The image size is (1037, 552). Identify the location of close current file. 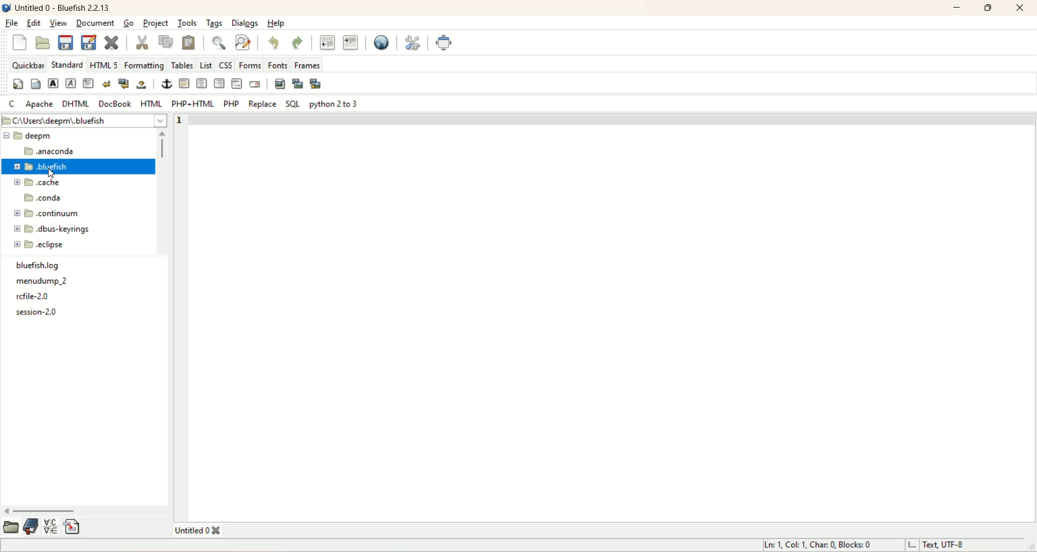
(113, 43).